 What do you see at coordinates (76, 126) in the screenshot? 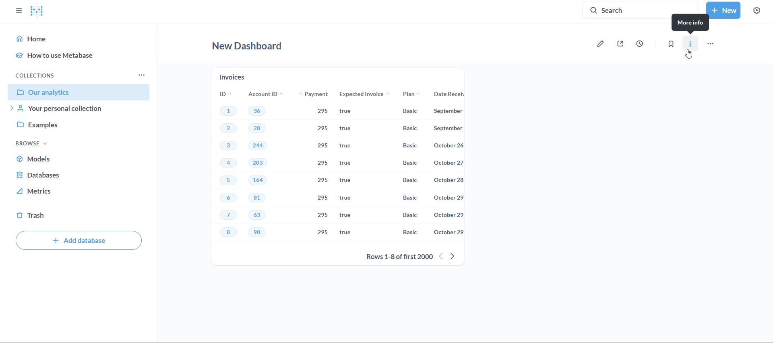
I see `examples` at bounding box center [76, 126].